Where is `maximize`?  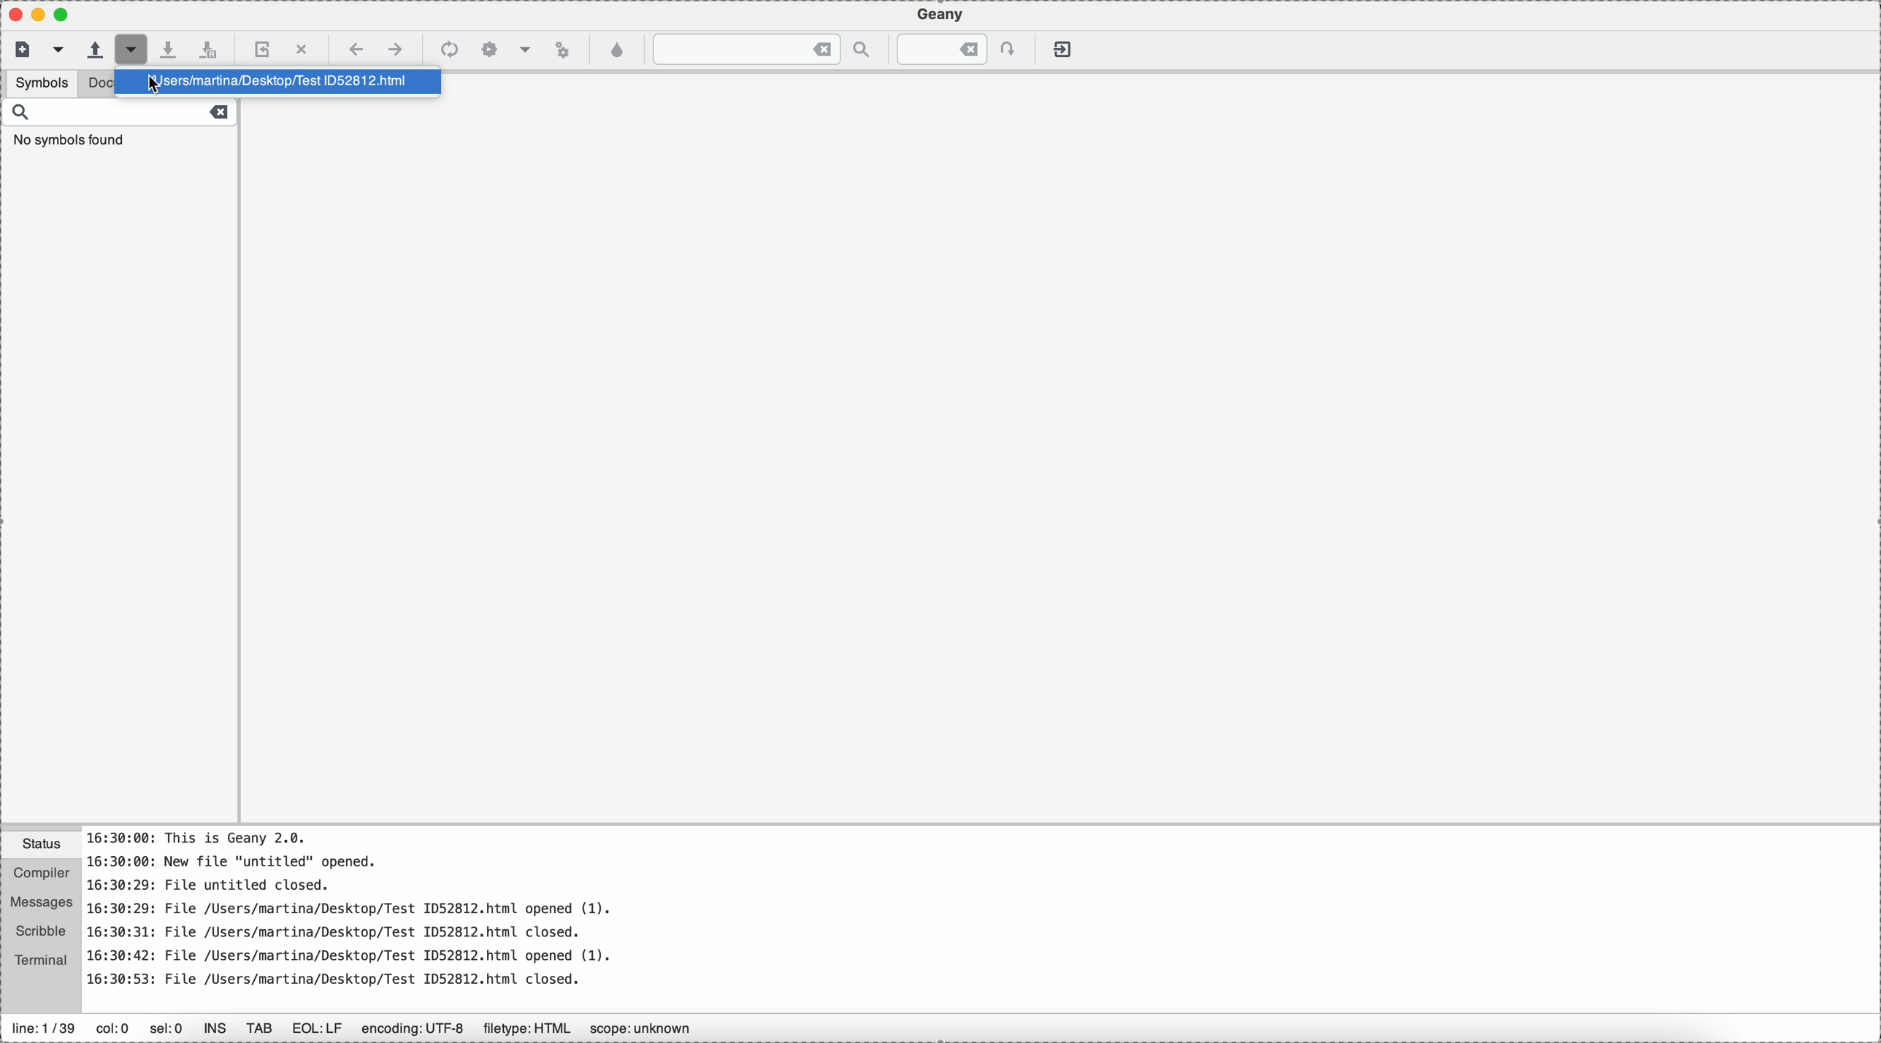 maximize is located at coordinates (40, 13).